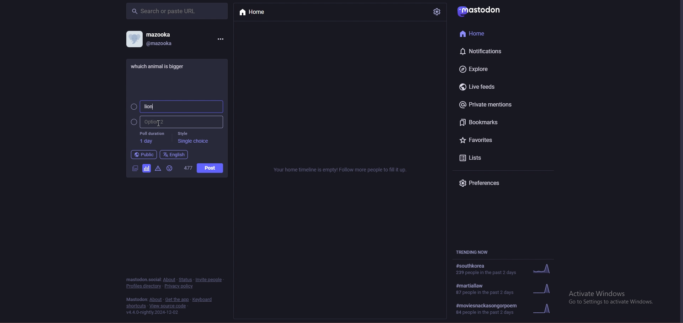  Describe the element at coordinates (177, 11) in the screenshot. I see `search bar` at that location.